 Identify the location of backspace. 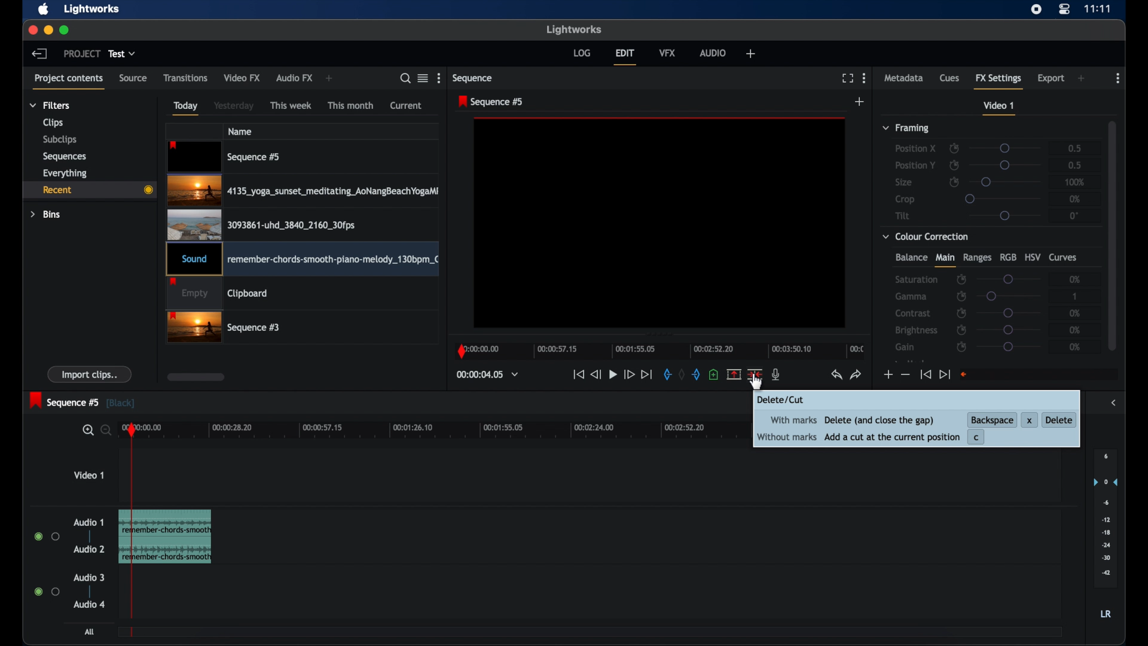
(992, 418).